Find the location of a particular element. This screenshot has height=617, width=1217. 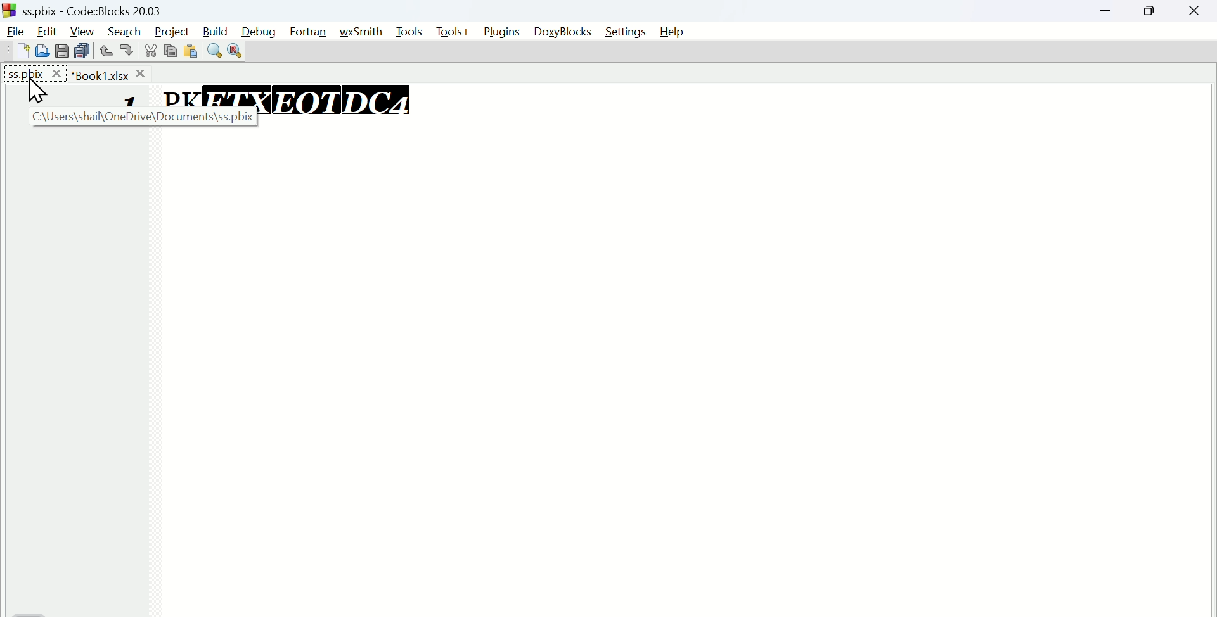

Copy is located at coordinates (63, 50).